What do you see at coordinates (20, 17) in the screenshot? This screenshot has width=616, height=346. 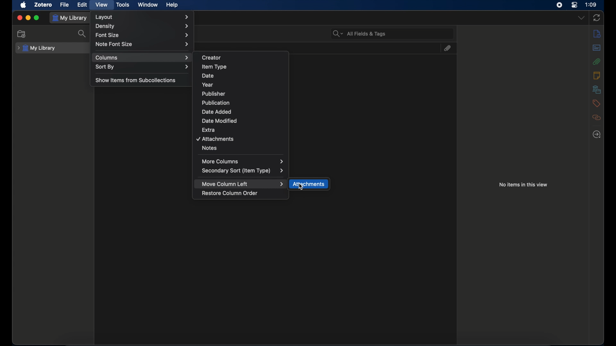 I see `close` at bounding box center [20, 17].